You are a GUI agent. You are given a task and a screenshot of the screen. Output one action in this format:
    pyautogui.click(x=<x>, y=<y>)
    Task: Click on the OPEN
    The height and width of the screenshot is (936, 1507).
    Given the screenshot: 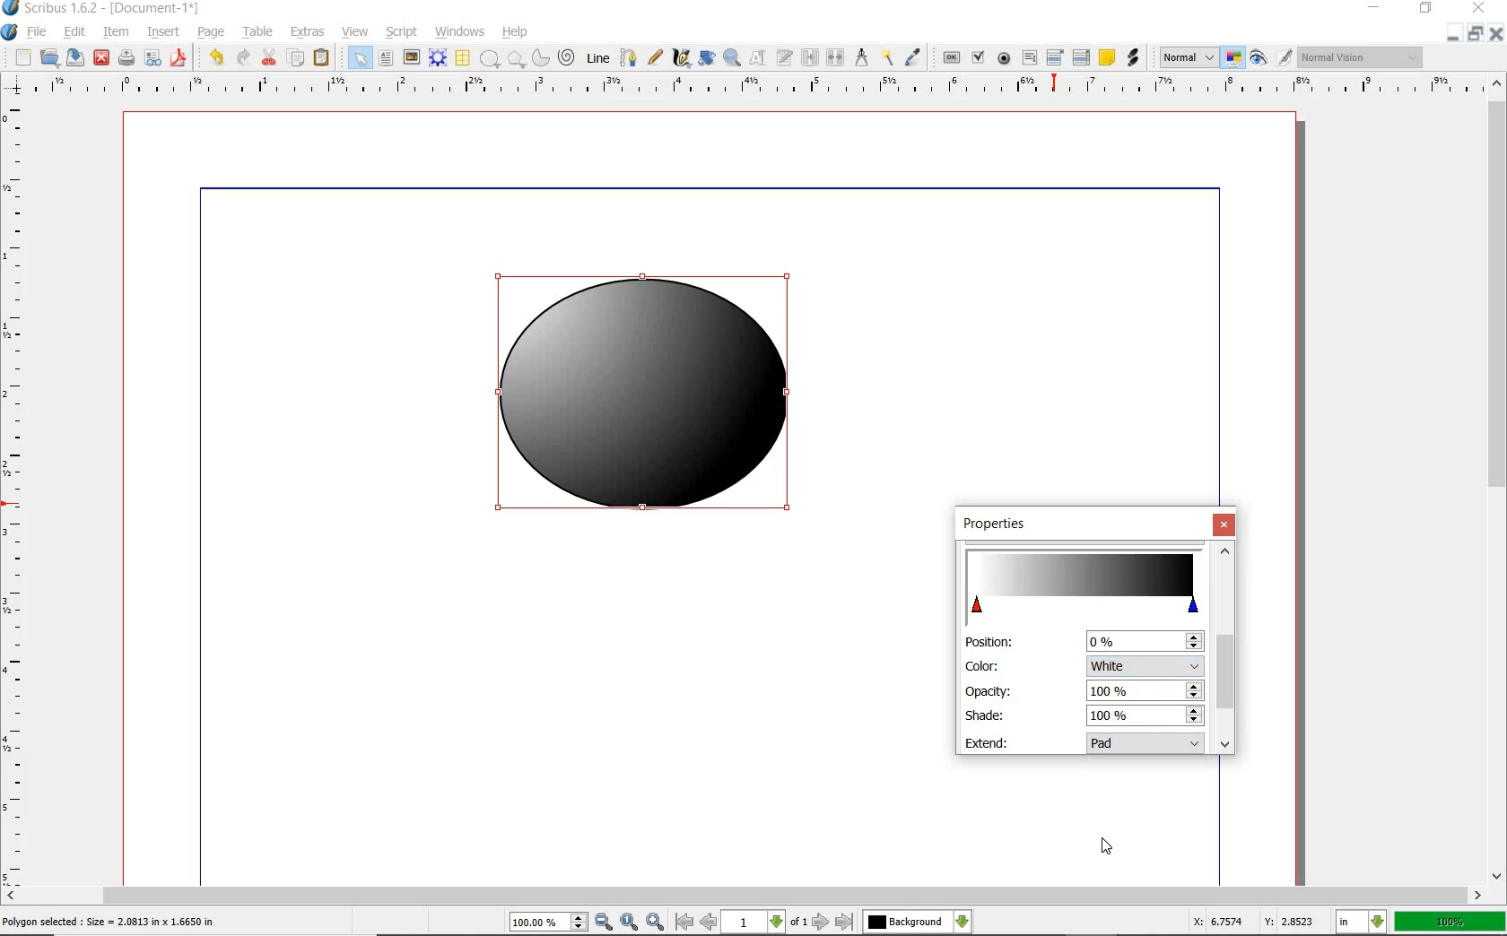 What is the action you would take?
    pyautogui.click(x=49, y=56)
    